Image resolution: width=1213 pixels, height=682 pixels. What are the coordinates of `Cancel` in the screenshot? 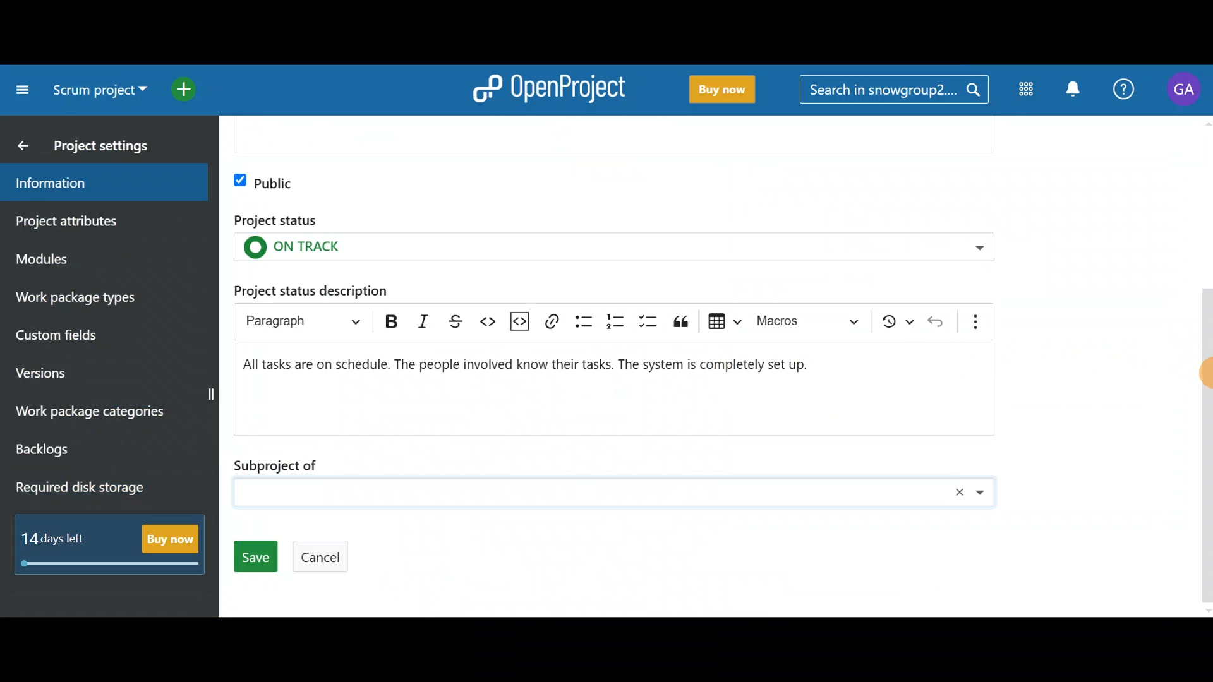 It's located at (316, 561).